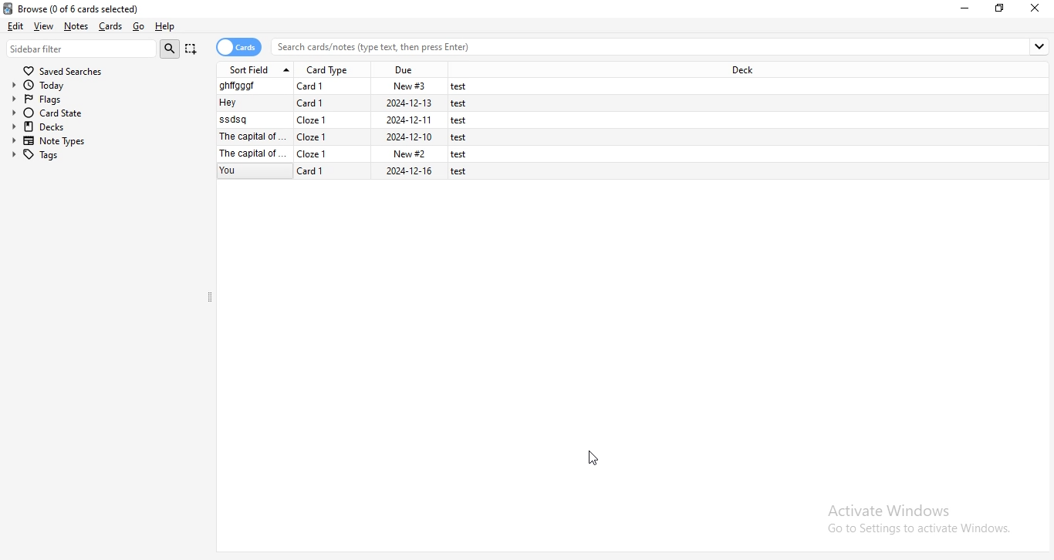 This screenshot has height=560, width=1054. I want to click on edit, so click(16, 27).